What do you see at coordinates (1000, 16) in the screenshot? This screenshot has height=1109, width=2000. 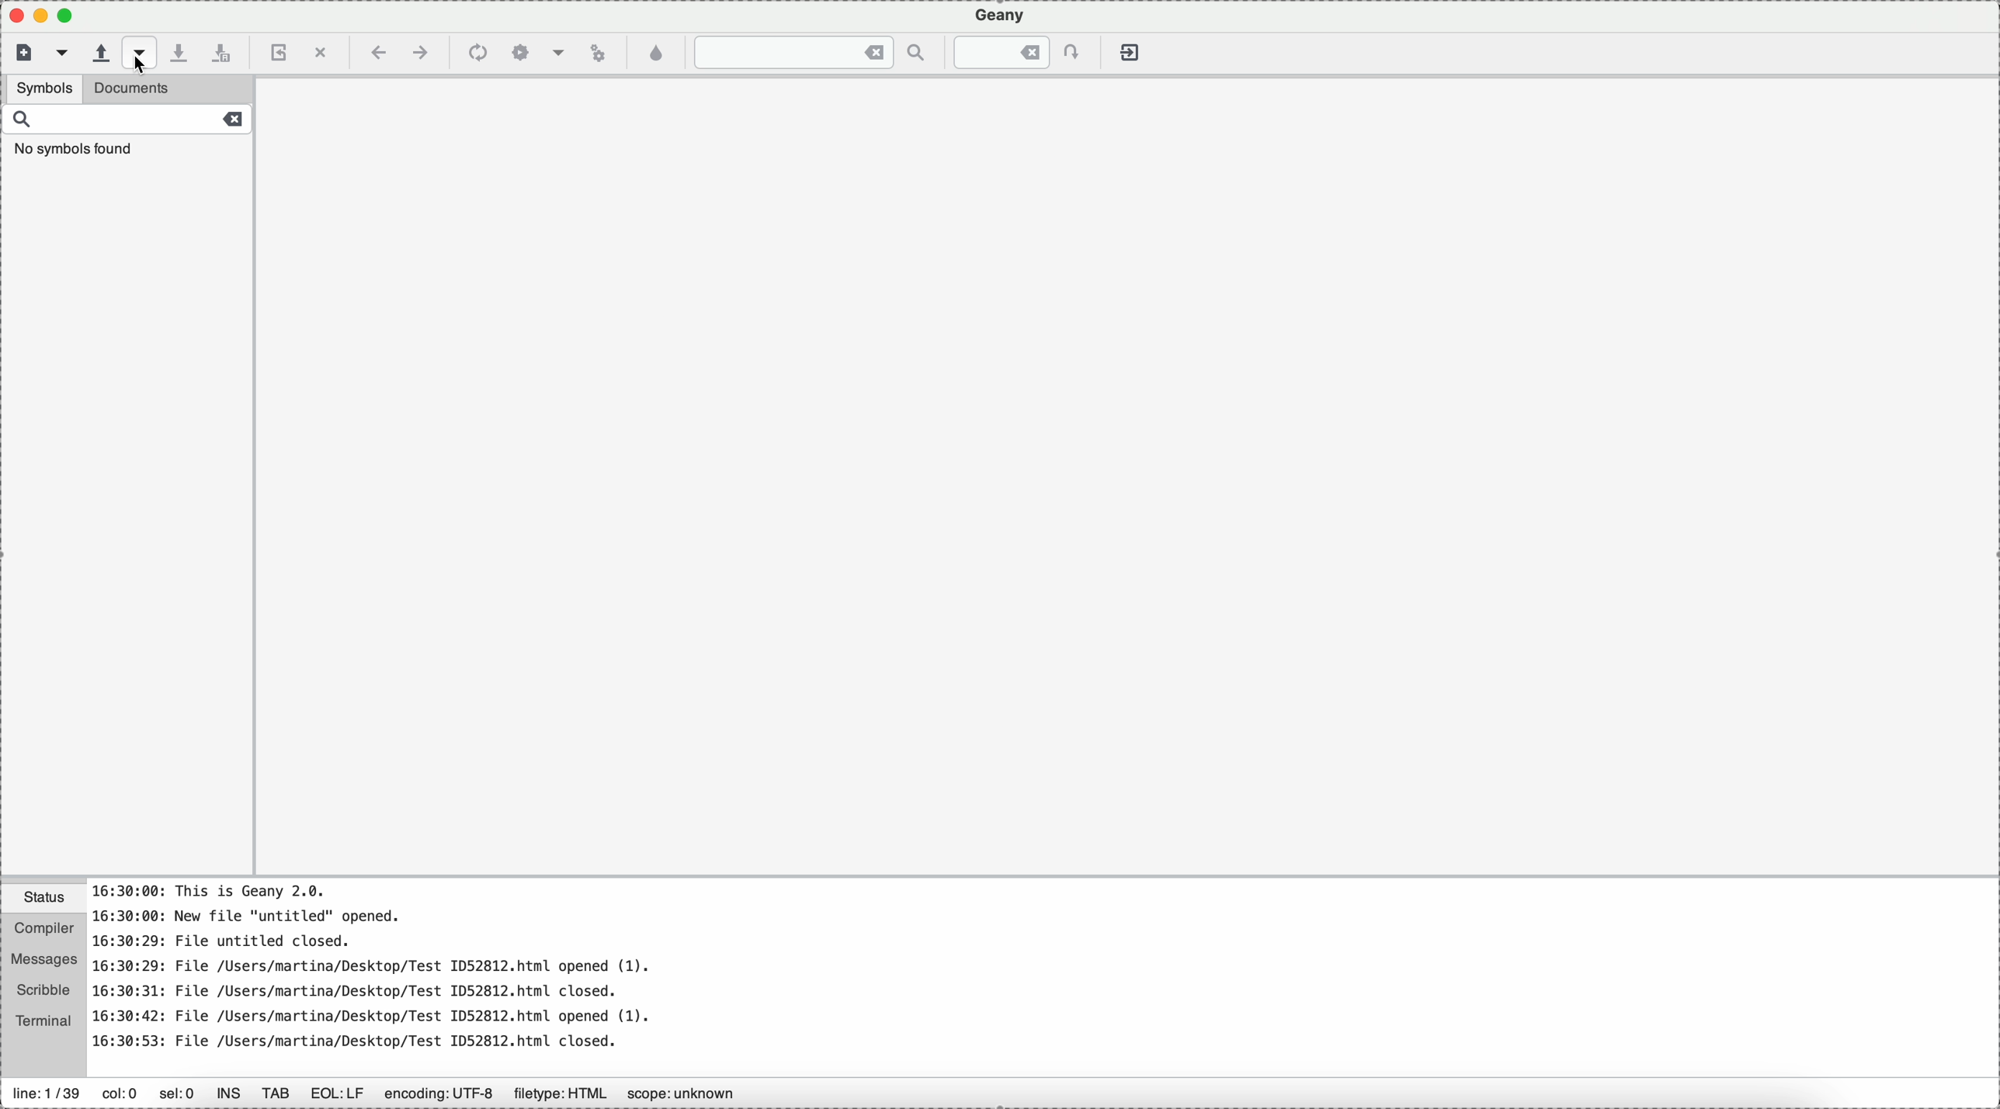 I see `Geany` at bounding box center [1000, 16].